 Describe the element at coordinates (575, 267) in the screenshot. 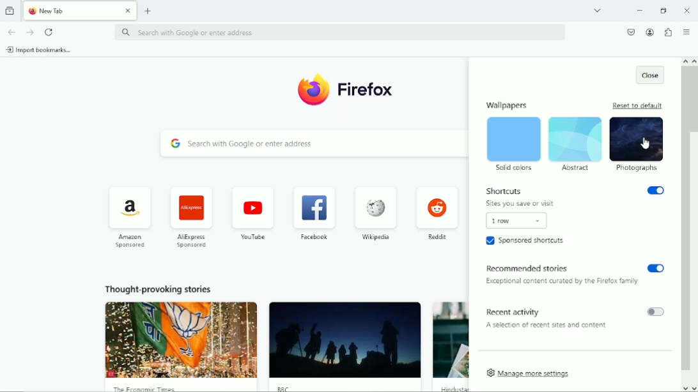

I see `recommended stories` at that location.